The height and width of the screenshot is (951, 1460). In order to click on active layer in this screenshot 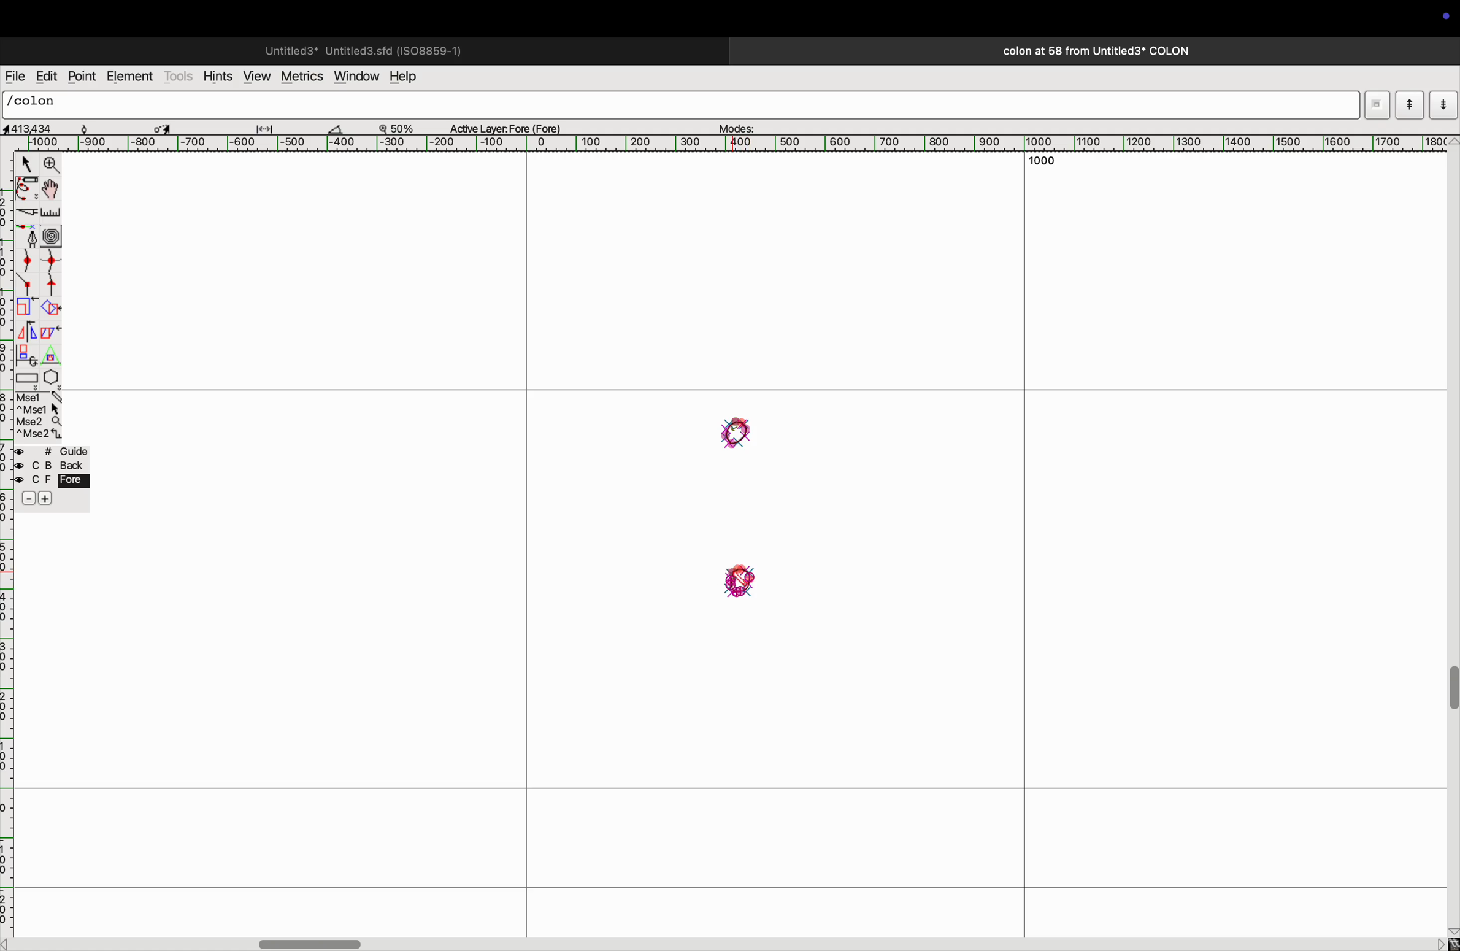, I will do `click(510, 126)`.